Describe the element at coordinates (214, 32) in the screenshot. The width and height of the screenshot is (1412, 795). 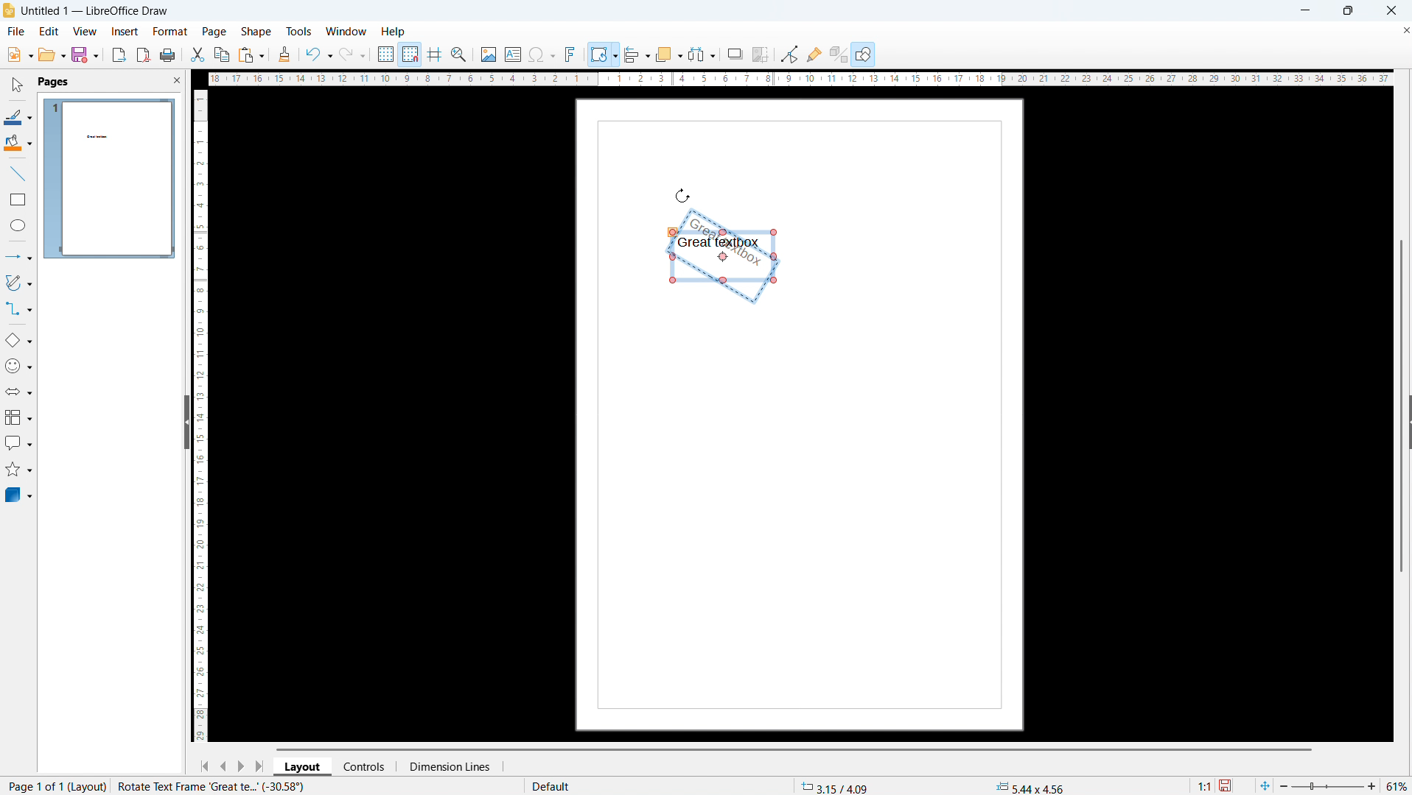
I see `page` at that location.